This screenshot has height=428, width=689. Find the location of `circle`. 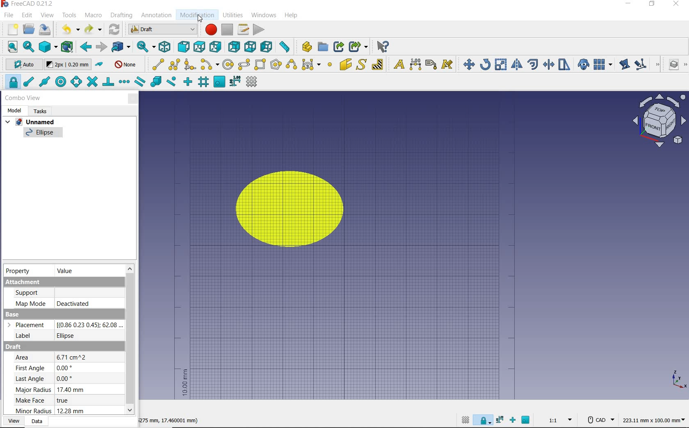

circle is located at coordinates (228, 65).